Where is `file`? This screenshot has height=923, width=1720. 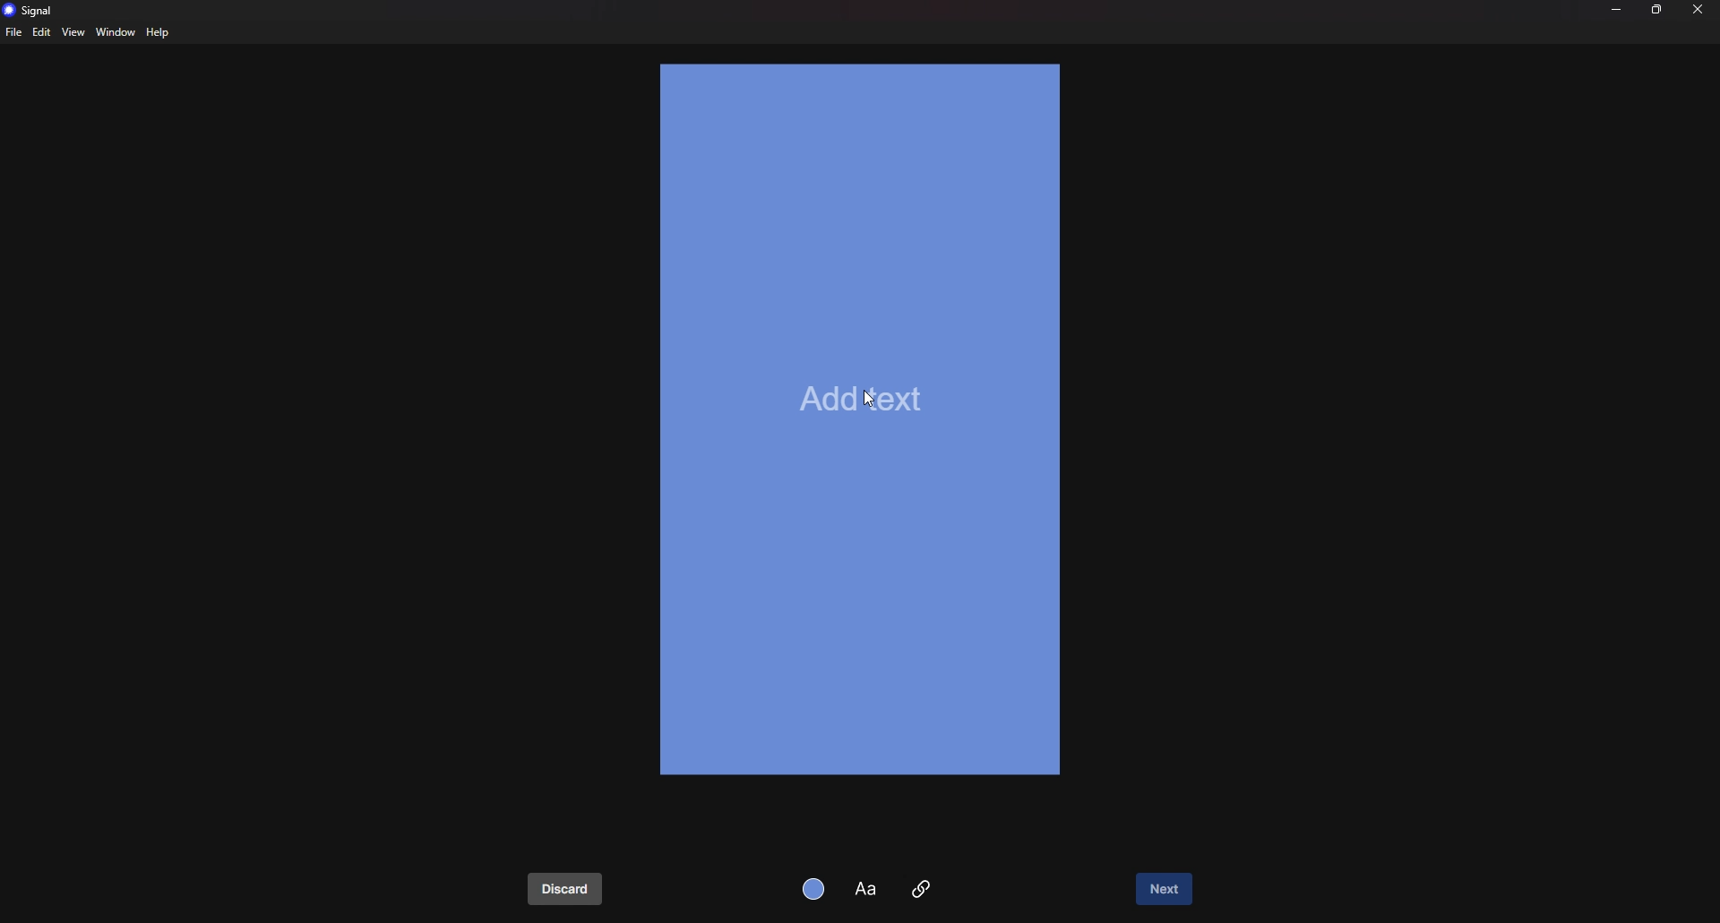 file is located at coordinates (15, 31).